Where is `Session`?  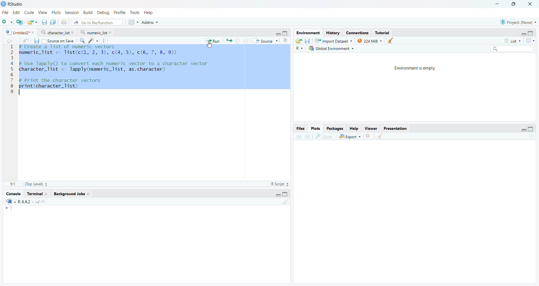
Session is located at coordinates (73, 12).